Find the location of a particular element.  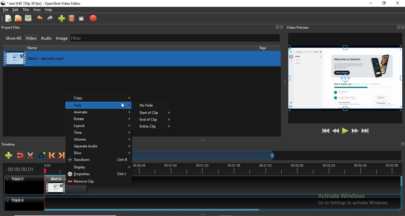

Undo is located at coordinates (40, 19).